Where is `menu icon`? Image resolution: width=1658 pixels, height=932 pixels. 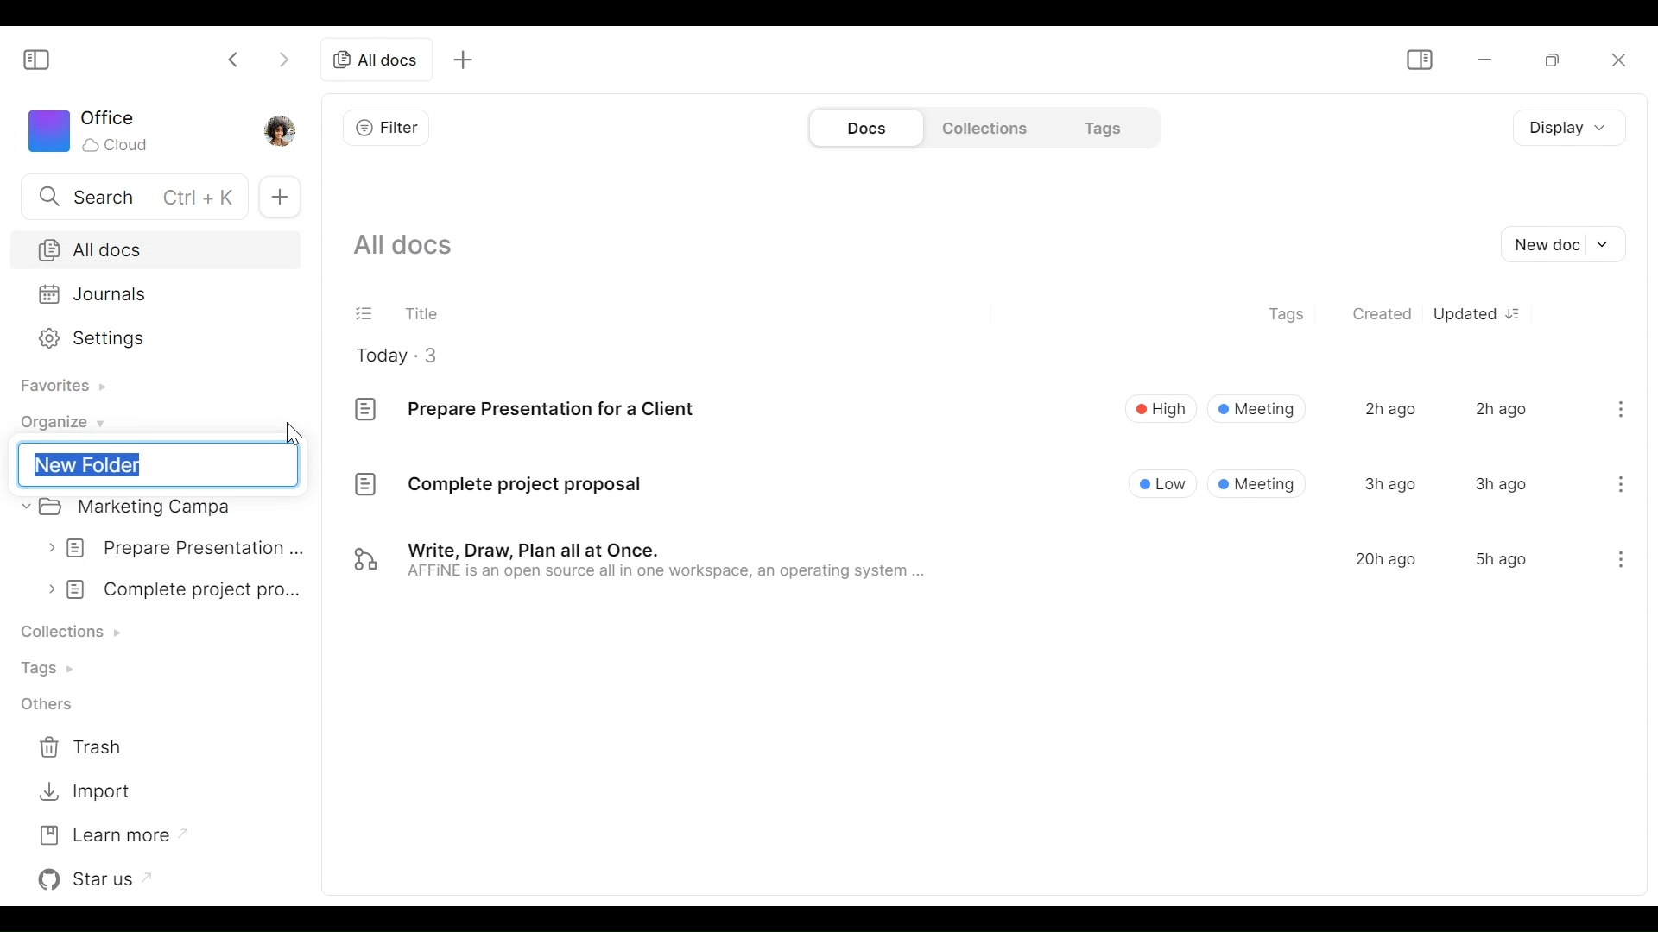
menu icon is located at coordinates (1622, 406).